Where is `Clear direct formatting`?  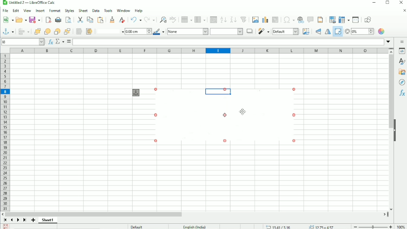 Clear direct formatting is located at coordinates (122, 20).